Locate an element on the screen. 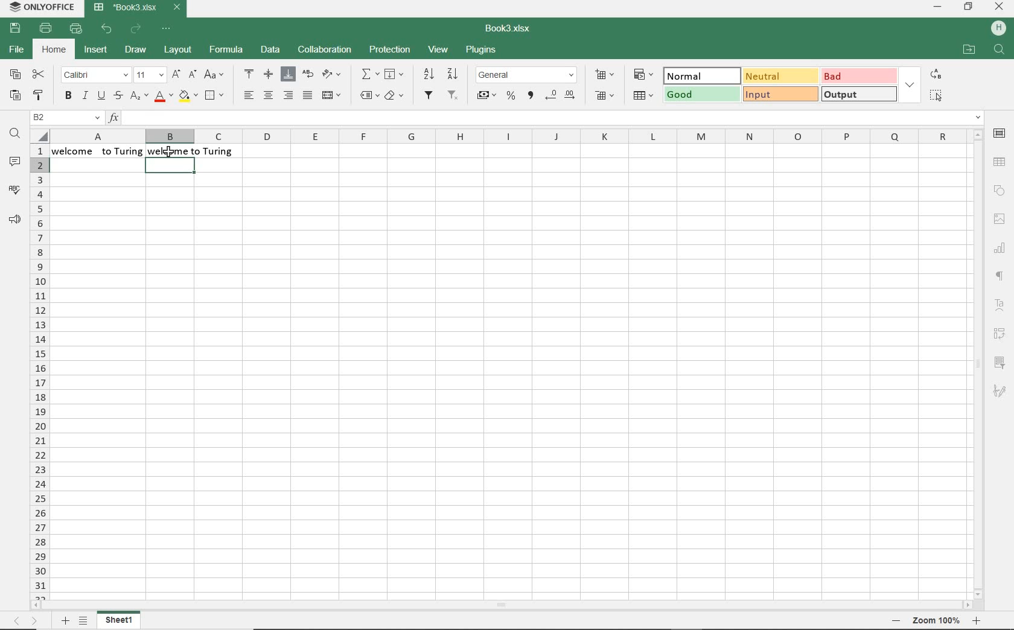  pivot table is located at coordinates (1001, 335).